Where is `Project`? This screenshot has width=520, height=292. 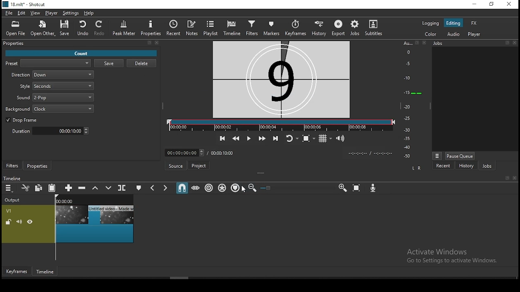 Project is located at coordinates (198, 165).